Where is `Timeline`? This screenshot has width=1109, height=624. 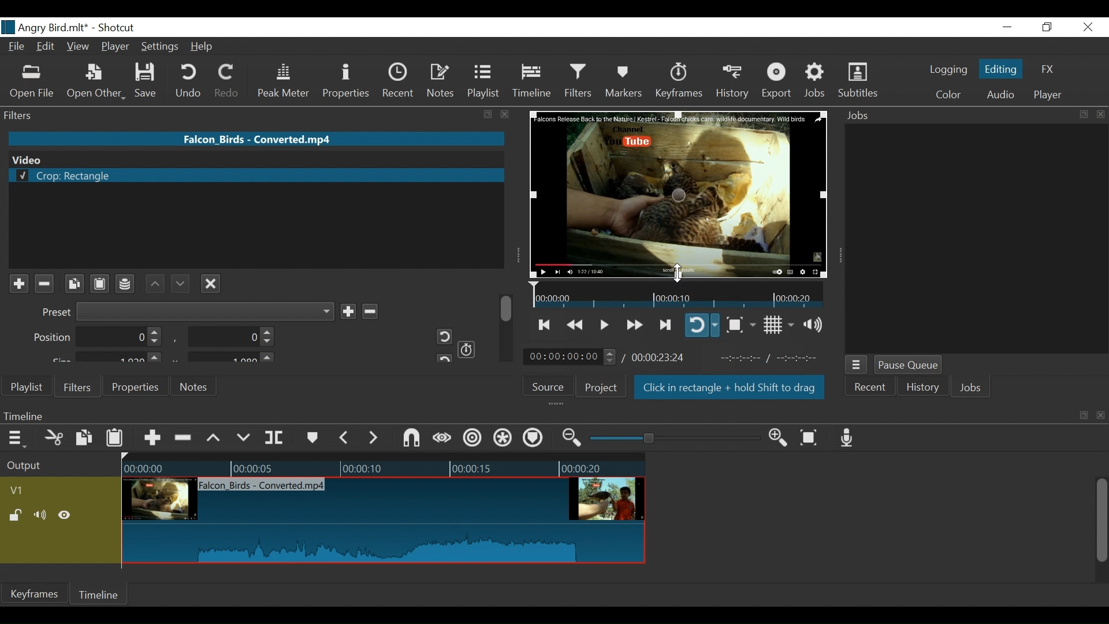 Timeline is located at coordinates (533, 81).